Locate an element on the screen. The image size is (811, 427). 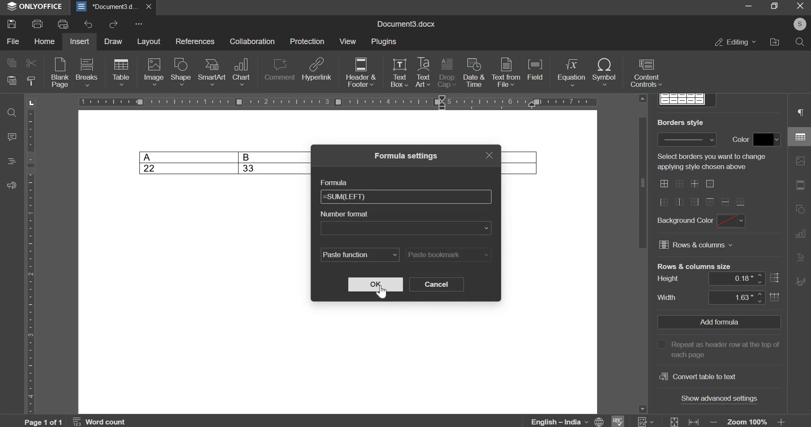
date & time is located at coordinates (473, 73).